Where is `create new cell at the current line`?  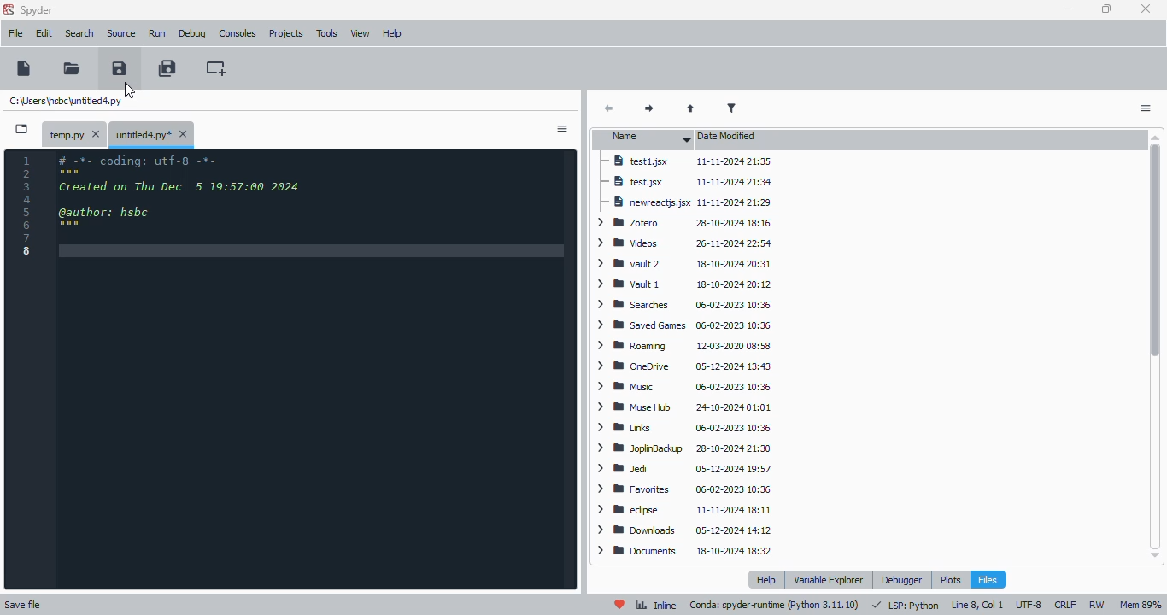
create new cell at the current line is located at coordinates (215, 67).